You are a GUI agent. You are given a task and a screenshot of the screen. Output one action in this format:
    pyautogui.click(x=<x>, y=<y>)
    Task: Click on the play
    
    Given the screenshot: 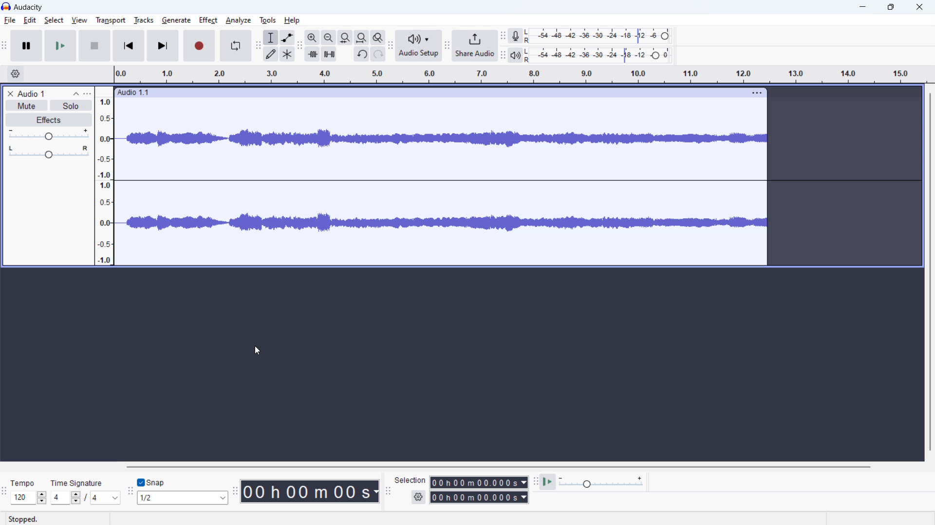 What is the action you would take?
    pyautogui.click(x=60, y=46)
    